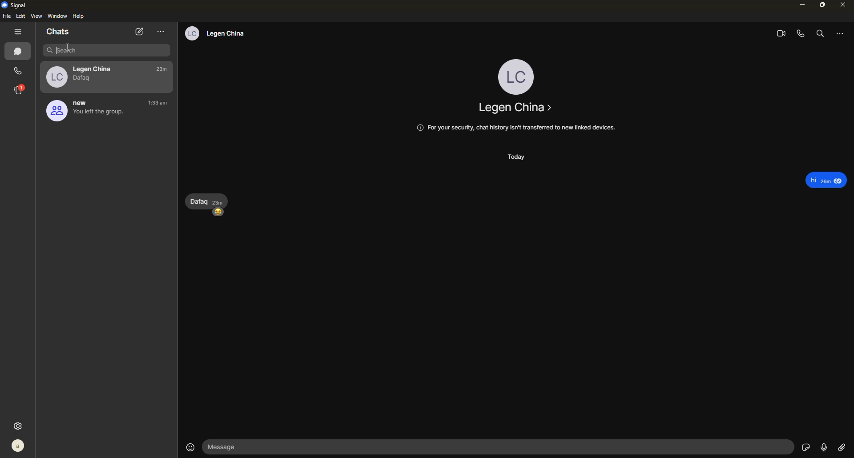  Describe the element at coordinates (6, 17) in the screenshot. I see `file` at that location.